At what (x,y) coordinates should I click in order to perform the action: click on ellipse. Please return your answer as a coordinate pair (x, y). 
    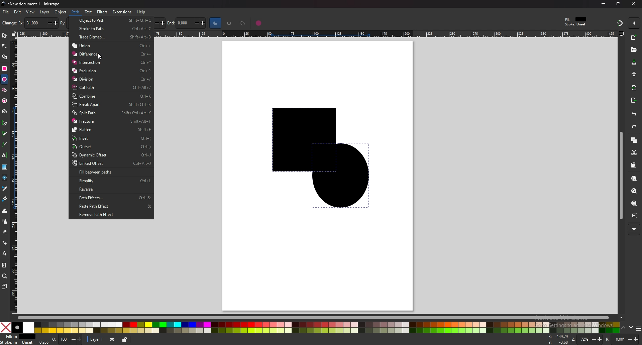
    Looking at the image, I should click on (4, 79).